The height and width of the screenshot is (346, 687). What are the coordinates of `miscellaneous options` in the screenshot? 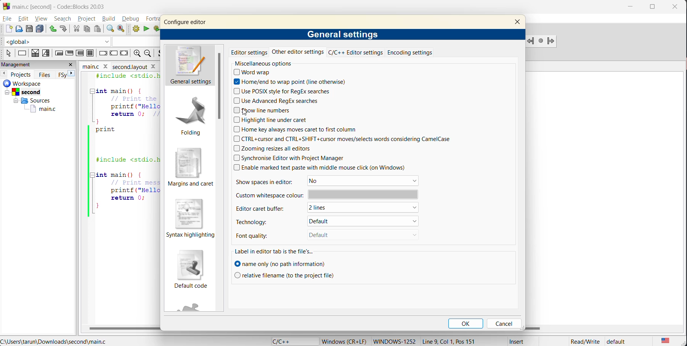 It's located at (265, 63).